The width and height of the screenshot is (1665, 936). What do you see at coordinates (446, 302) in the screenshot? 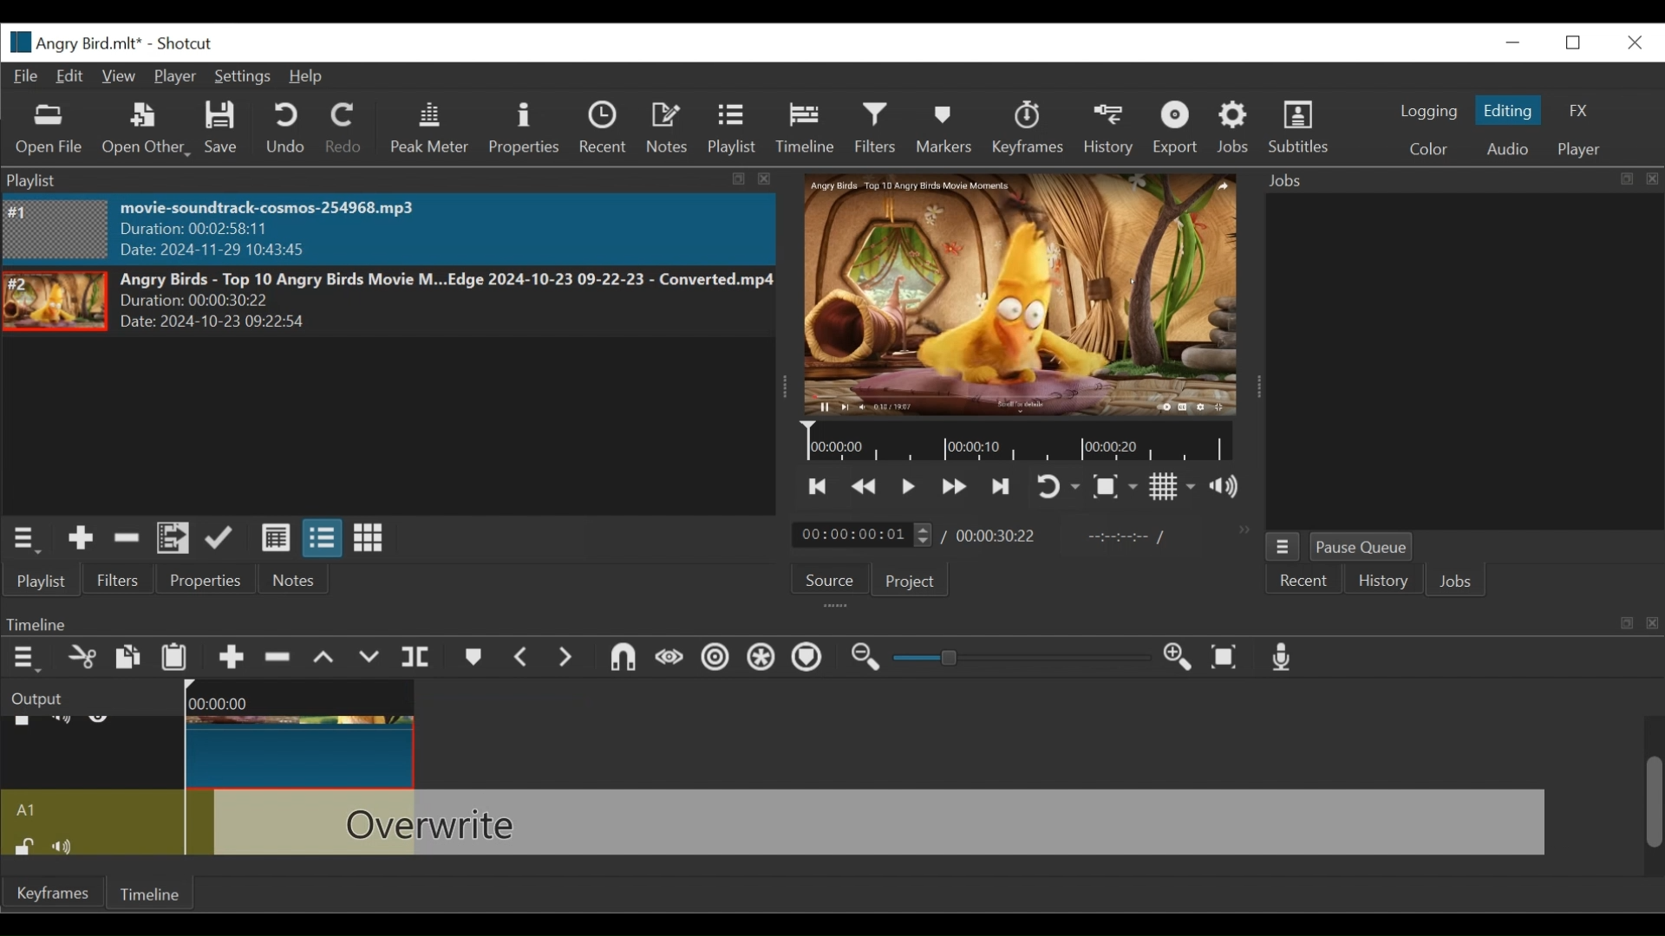
I see `Angry Birds - Top 10 Angry Birds Movie M...Edge 2024-10-23 09-22-23 - Converted.mp4Duration: 00:00:30:22 Date: 2024-10-23 09:22>5` at bounding box center [446, 302].